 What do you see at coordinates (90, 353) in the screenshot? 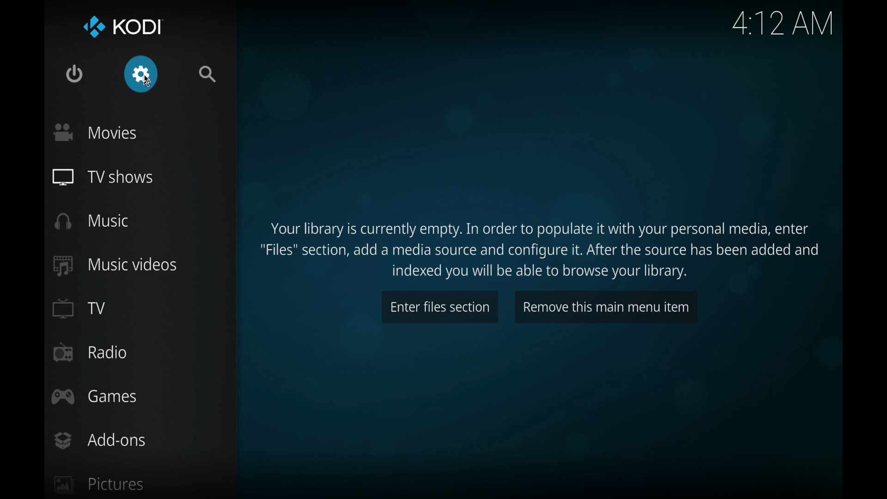
I see `radio` at bounding box center [90, 353].